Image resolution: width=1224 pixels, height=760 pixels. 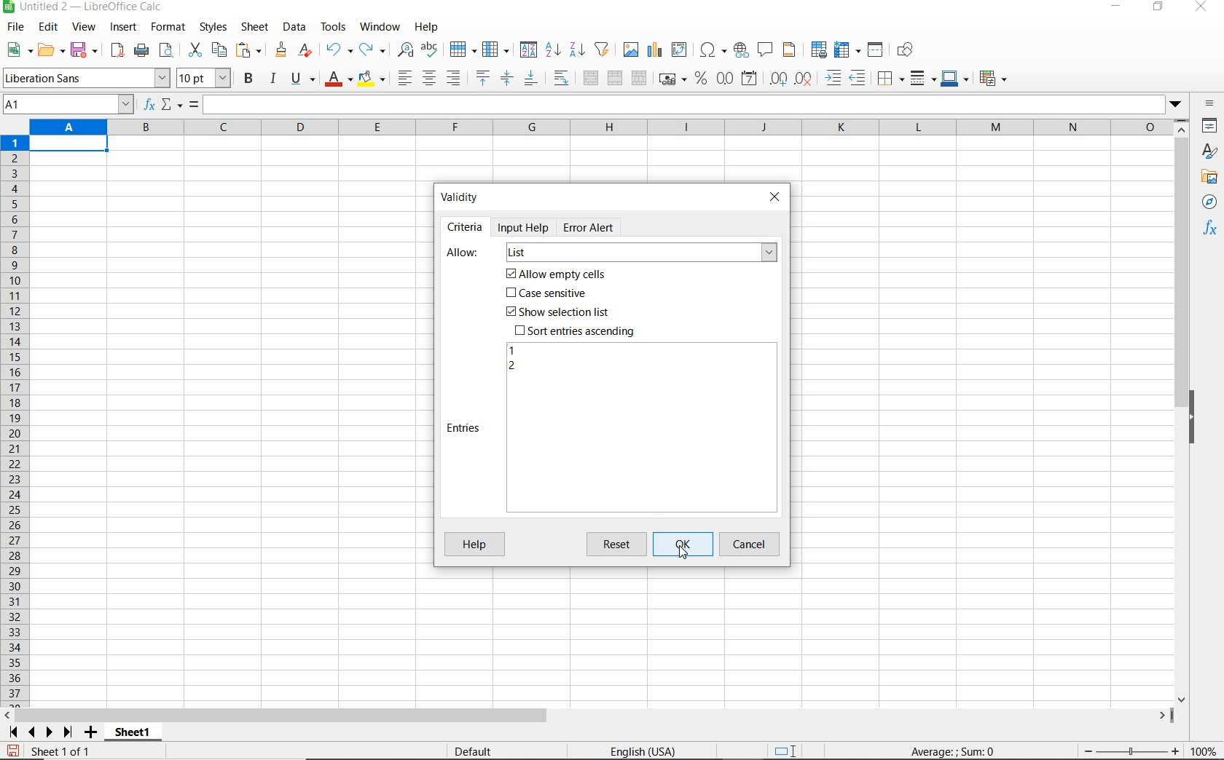 What do you see at coordinates (1210, 105) in the screenshot?
I see `sidebar settings` at bounding box center [1210, 105].